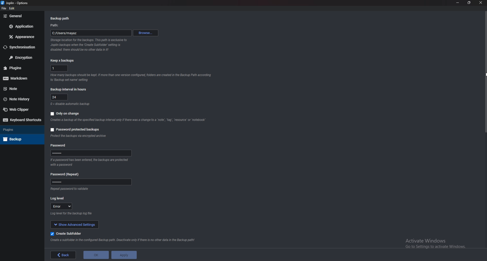 This screenshot has height=261, width=487. What do you see at coordinates (59, 97) in the screenshot?
I see `24 Hours` at bounding box center [59, 97].